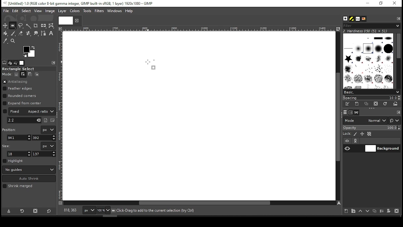 The width and height of the screenshot is (403, 227). What do you see at coordinates (17, 74) in the screenshot?
I see `replace current selection` at bounding box center [17, 74].